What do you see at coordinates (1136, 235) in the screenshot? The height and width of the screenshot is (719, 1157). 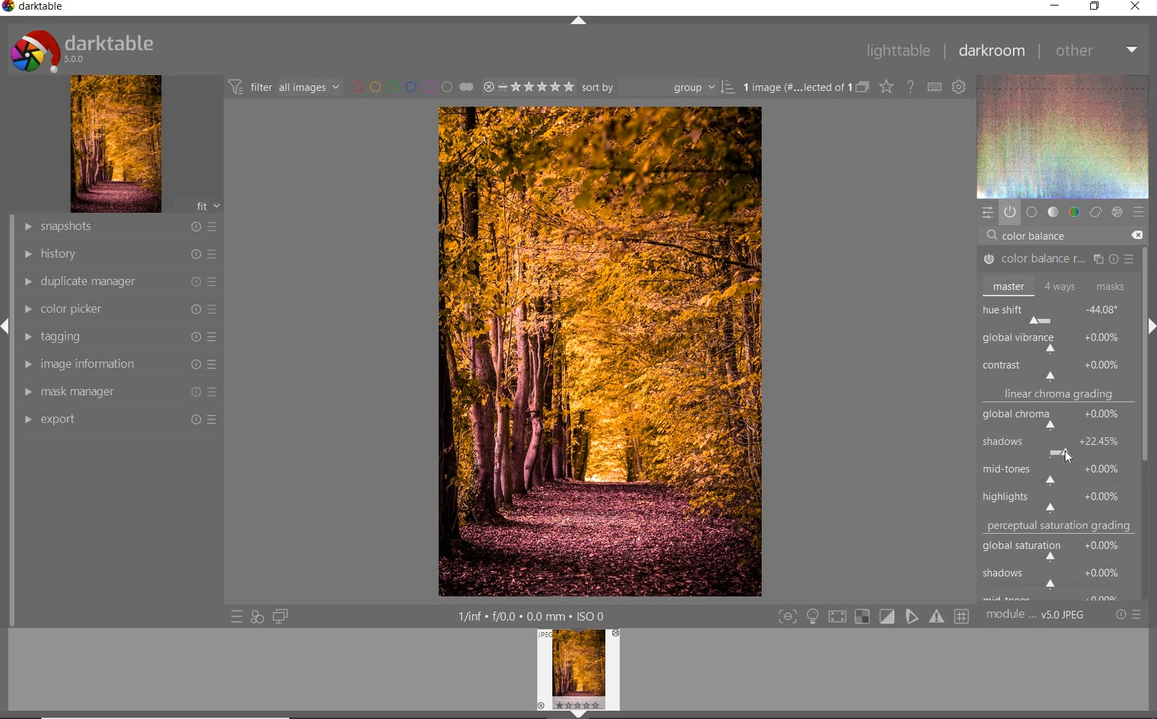 I see `DELETE` at bounding box center [1136, 235].